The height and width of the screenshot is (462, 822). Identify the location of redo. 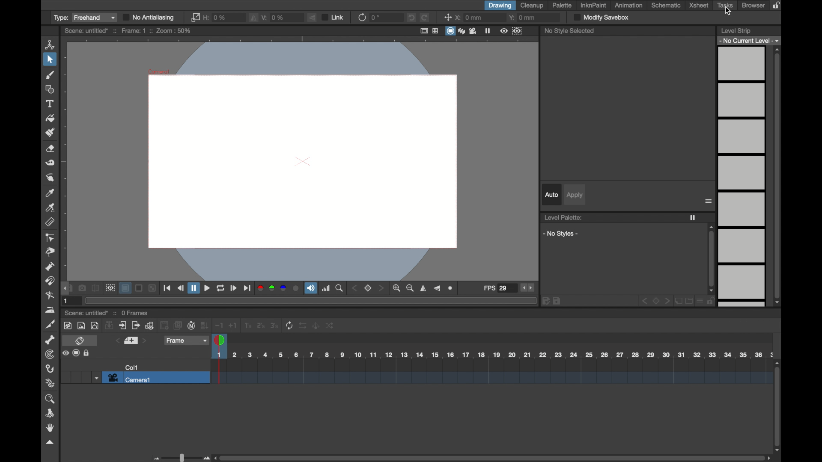
(425, 17).